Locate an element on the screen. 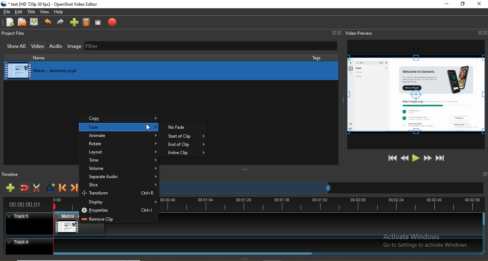  New project is located at coordinates (9, 22).